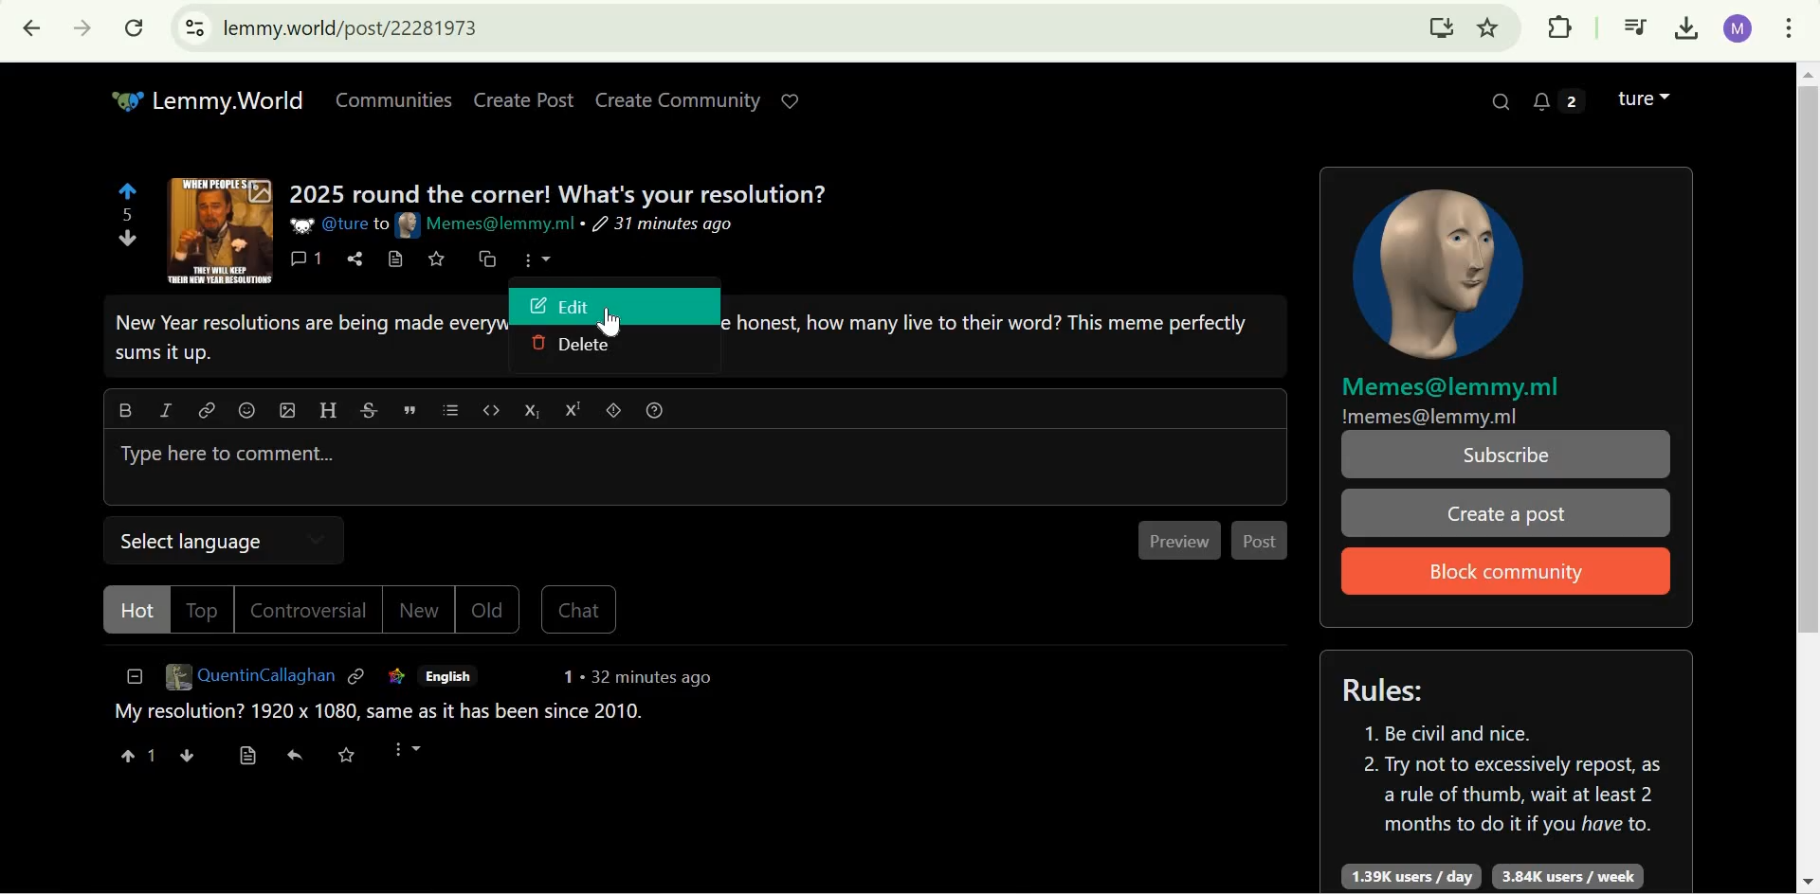  What do you see at coordinates (488, 610) in the screenshot?
I see `Old` at bounding box center [488, 610].